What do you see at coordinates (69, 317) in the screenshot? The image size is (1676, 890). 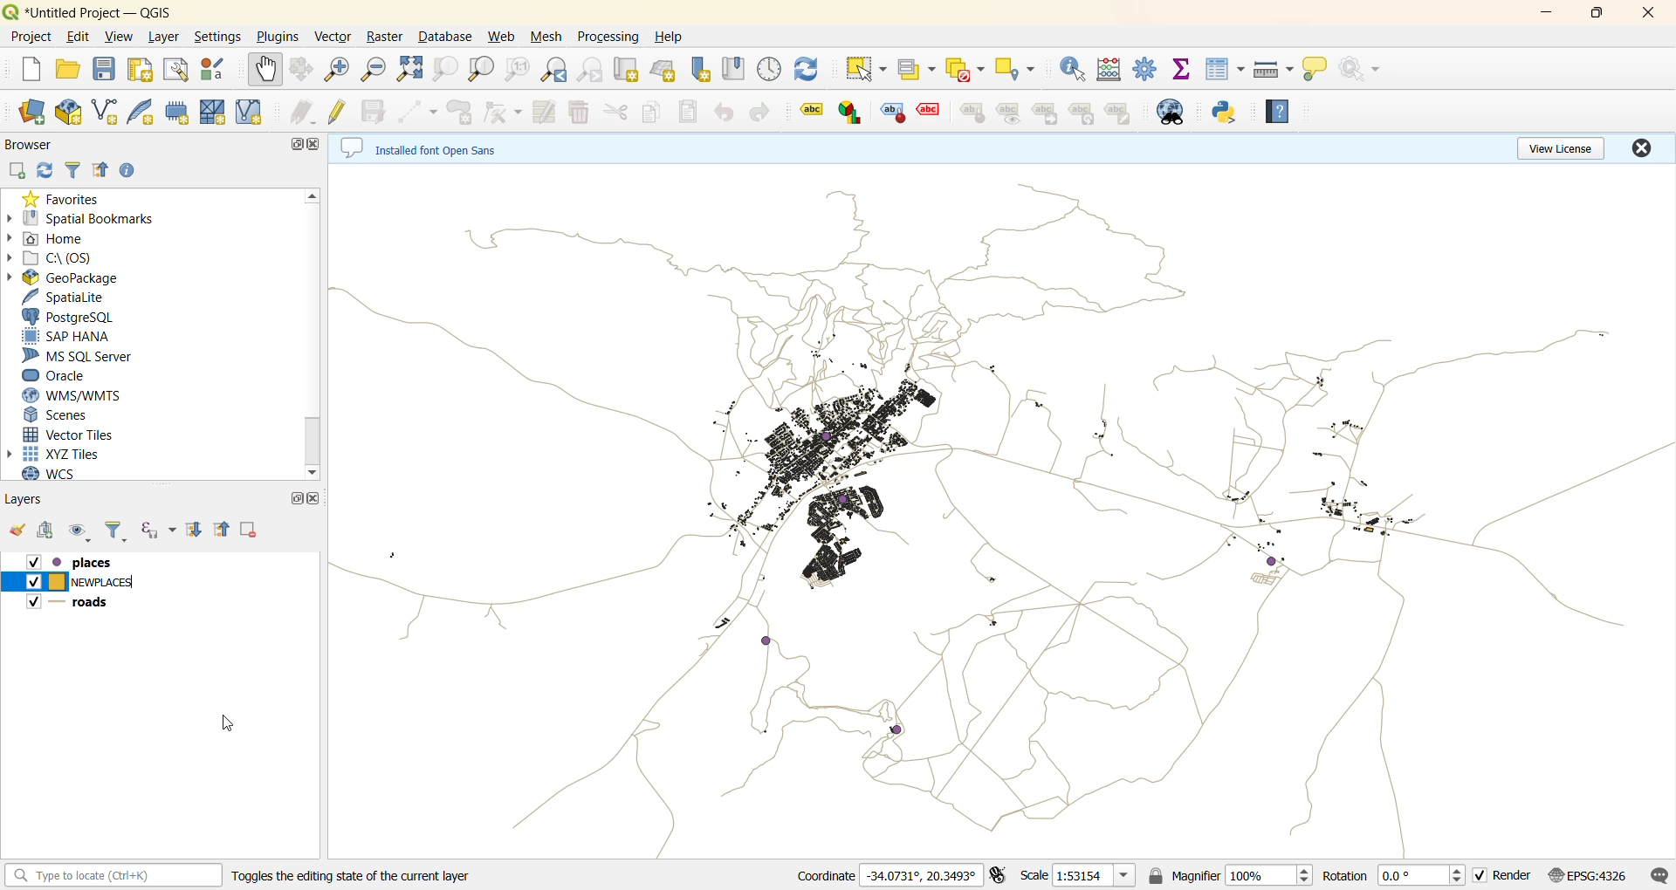 I see `postgresql` at bounding box center [69, 317].